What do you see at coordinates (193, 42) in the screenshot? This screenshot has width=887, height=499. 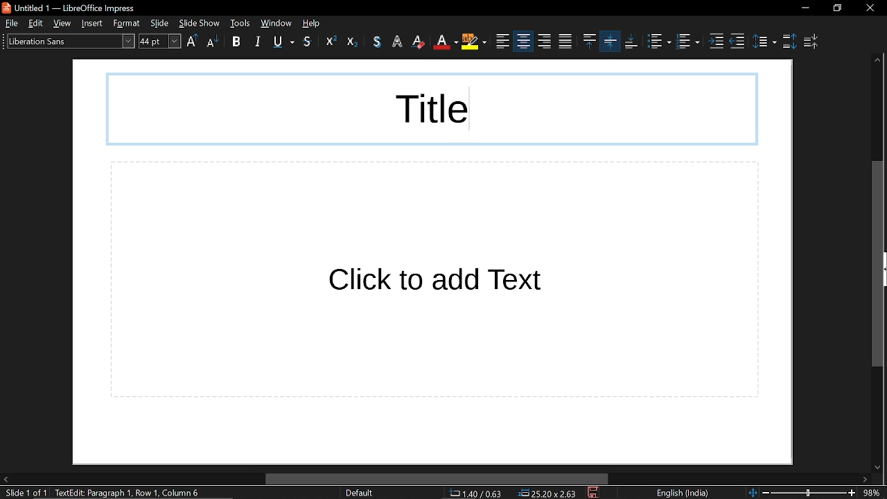 I see `uppercase` at bounding box center [193, 42].